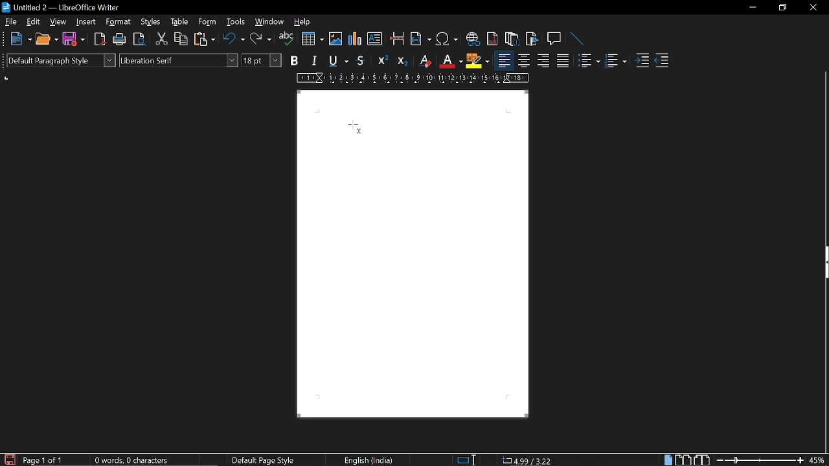  Describe the element at coordinates (10, 22) in the screenshot. I see `file` at that location.